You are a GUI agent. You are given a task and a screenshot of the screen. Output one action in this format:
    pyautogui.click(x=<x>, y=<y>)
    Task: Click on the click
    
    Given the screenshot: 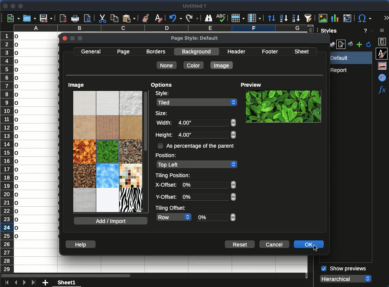 What is the action you would take?
    pyautogui.click(x=317, y=250)
    